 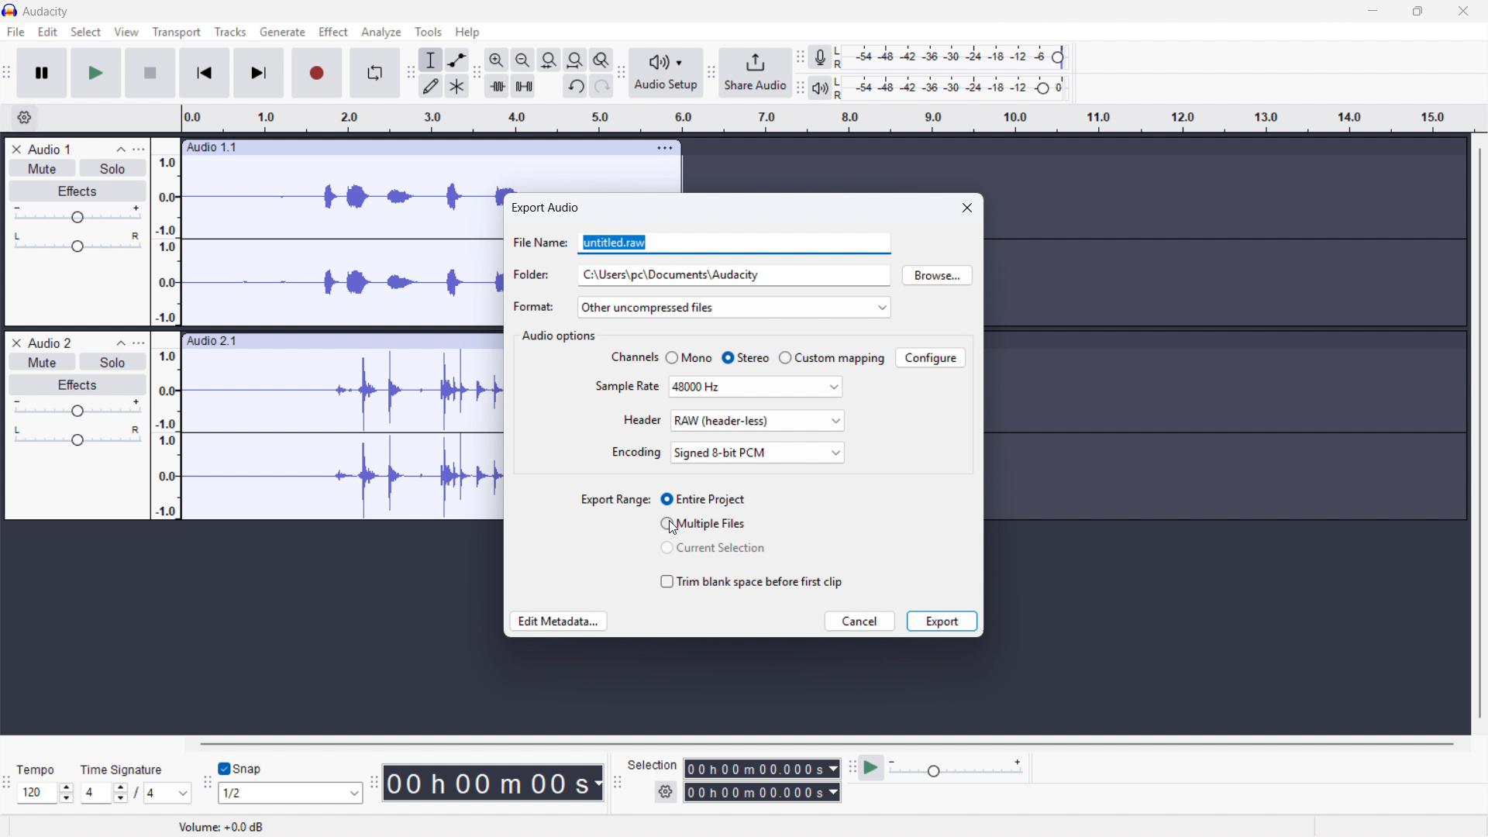 What do you see at coordinates (458, 87) in the screenshot?
I see `Multi - tool` at bounding box center [458, 87].